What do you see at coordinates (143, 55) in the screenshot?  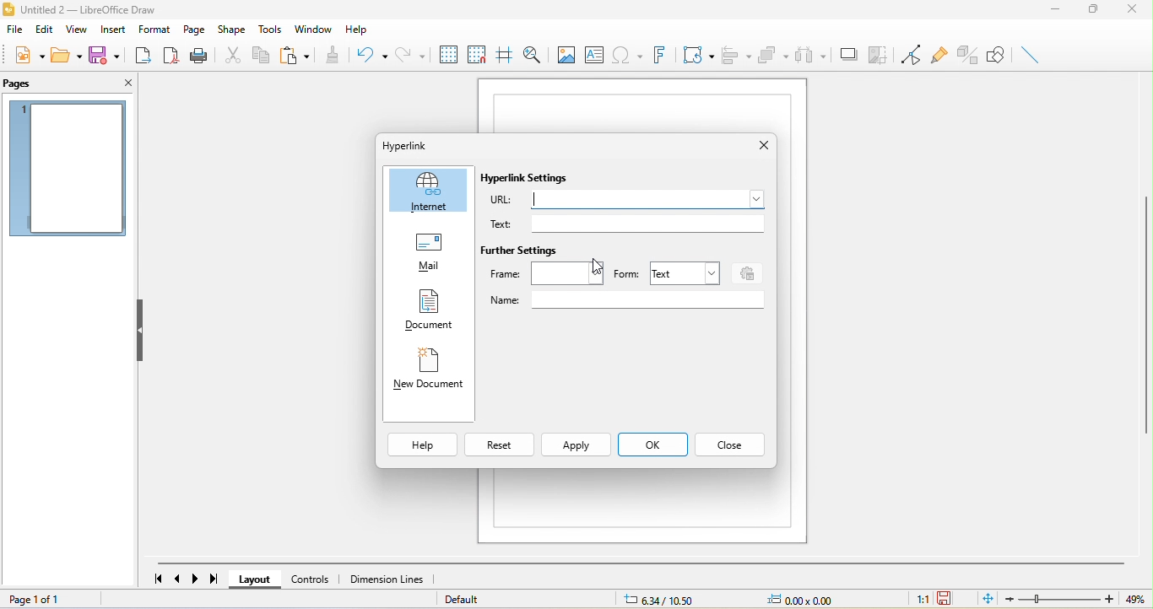 I see `export` at bounding box center [143, 55].